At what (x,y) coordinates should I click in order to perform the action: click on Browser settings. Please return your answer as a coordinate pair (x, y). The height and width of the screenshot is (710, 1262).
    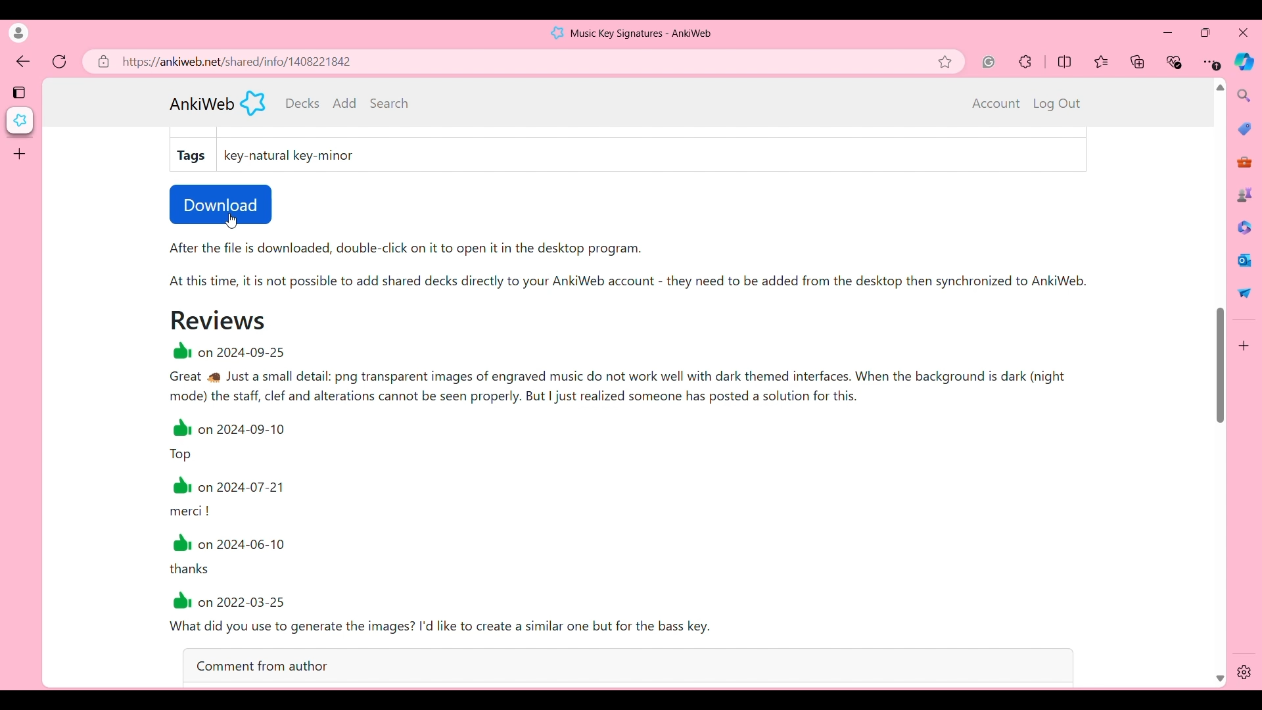
    Looking at the image, I should click on (1211, 62).